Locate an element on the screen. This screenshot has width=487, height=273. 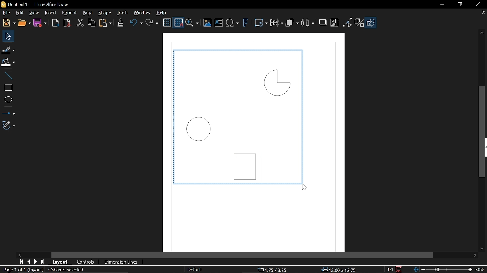
Close tab is located at coordinates (490, 13).